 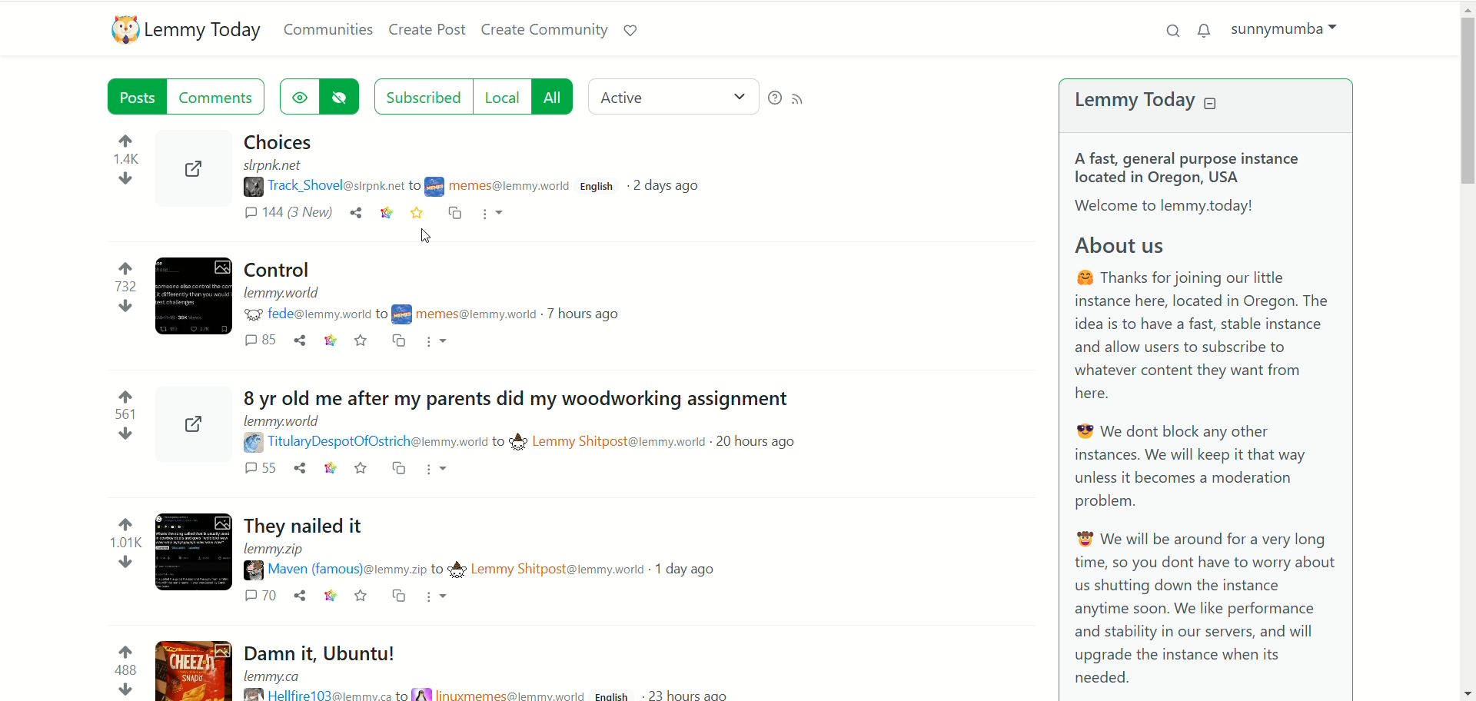 What do you see at coordinates (299, 597) in the screenshot?
I see `share` at bounding box center [299, 597].